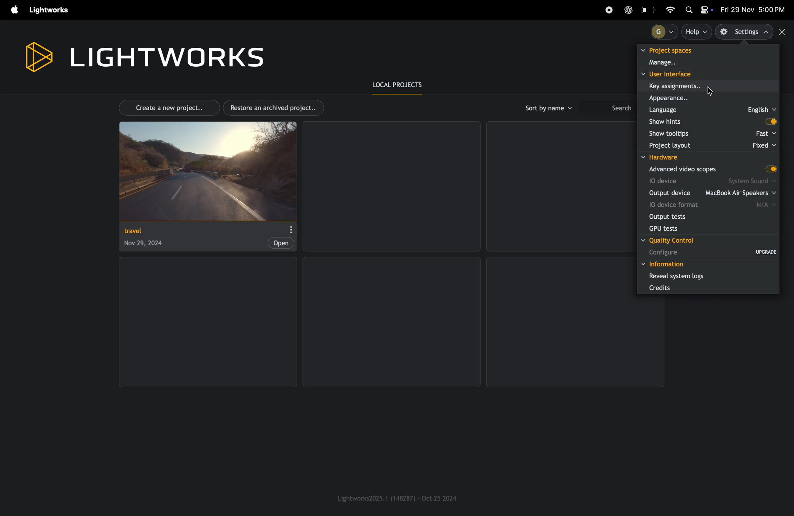  What do you see at coordinates (398, 498) in the screenshot?
I see `light works version` at bounding box center [398, 498].